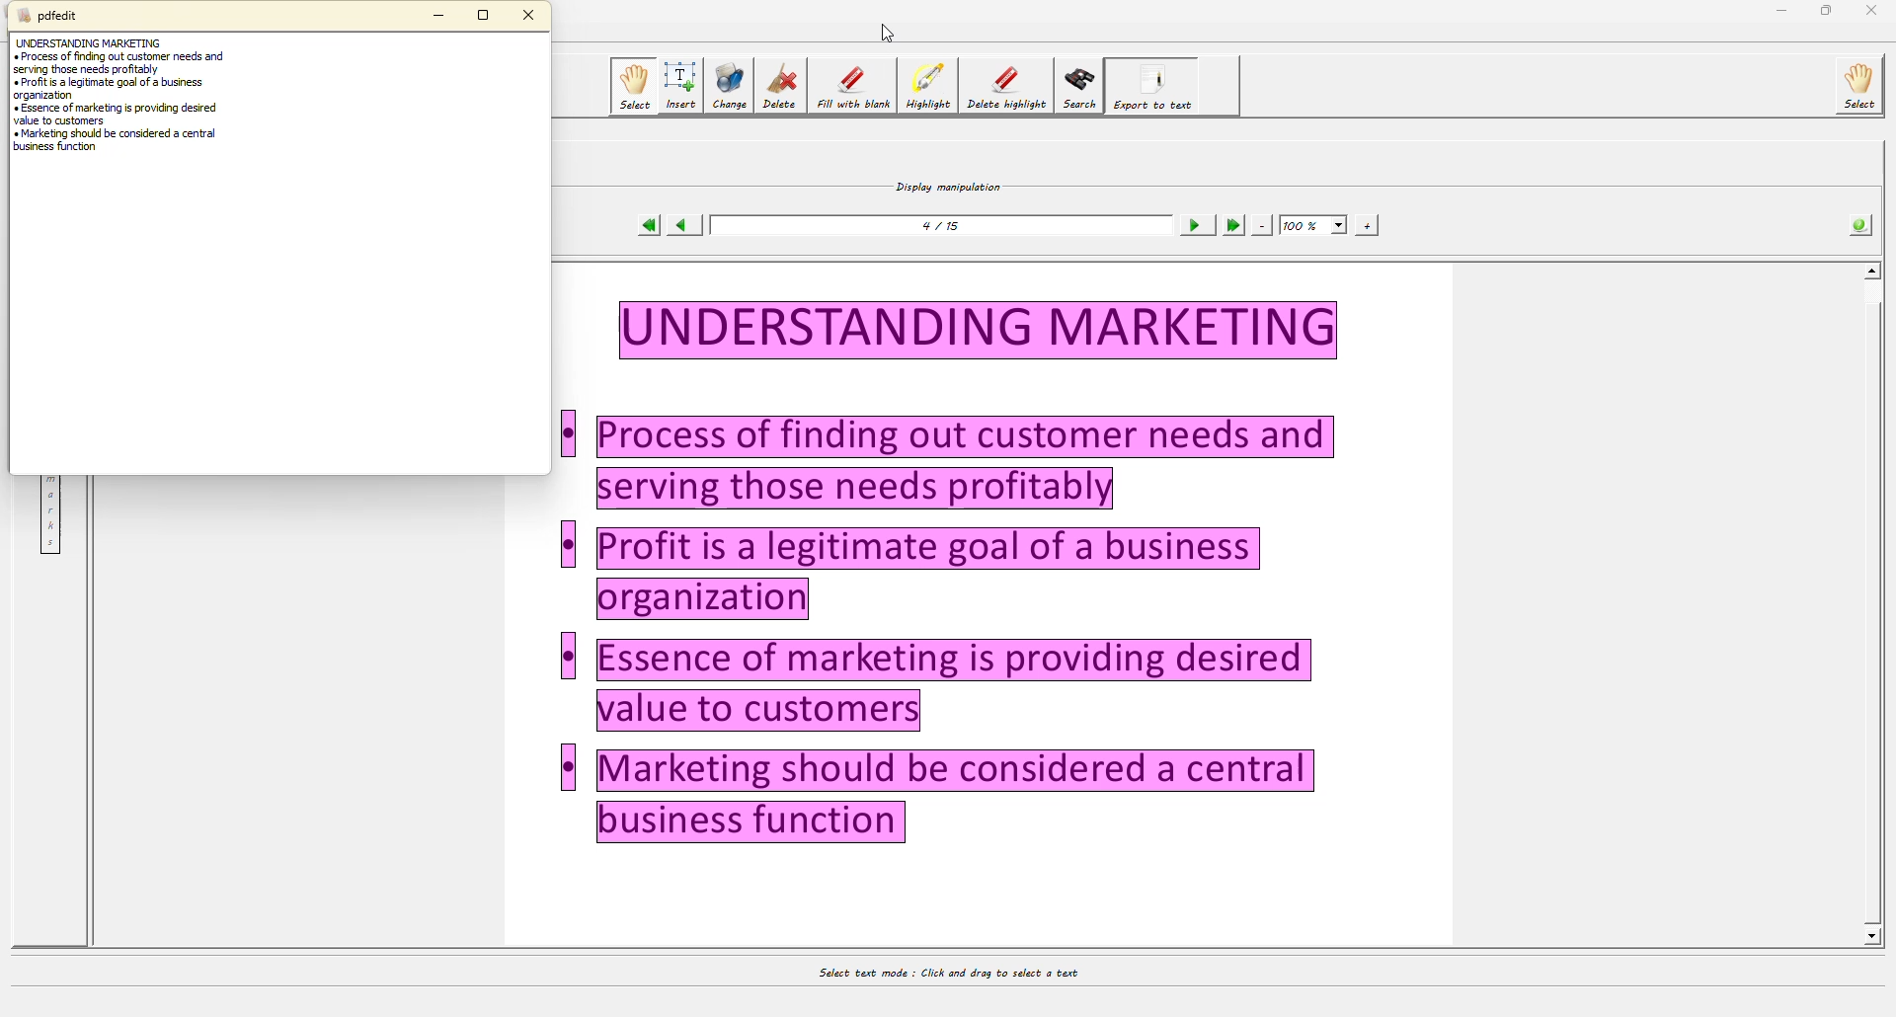 Image resolution: width=1896 pixels, height=1017 pixels. I want to click on cursor, so click(886, 32).